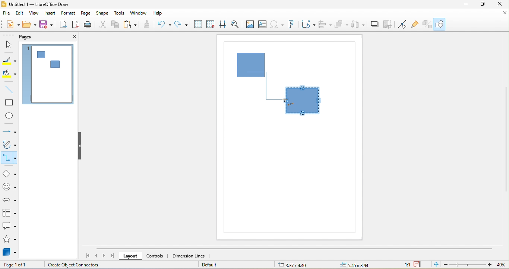 The width and height of the screenshot is (509, 269). I want to click on format, so click(68, 13).